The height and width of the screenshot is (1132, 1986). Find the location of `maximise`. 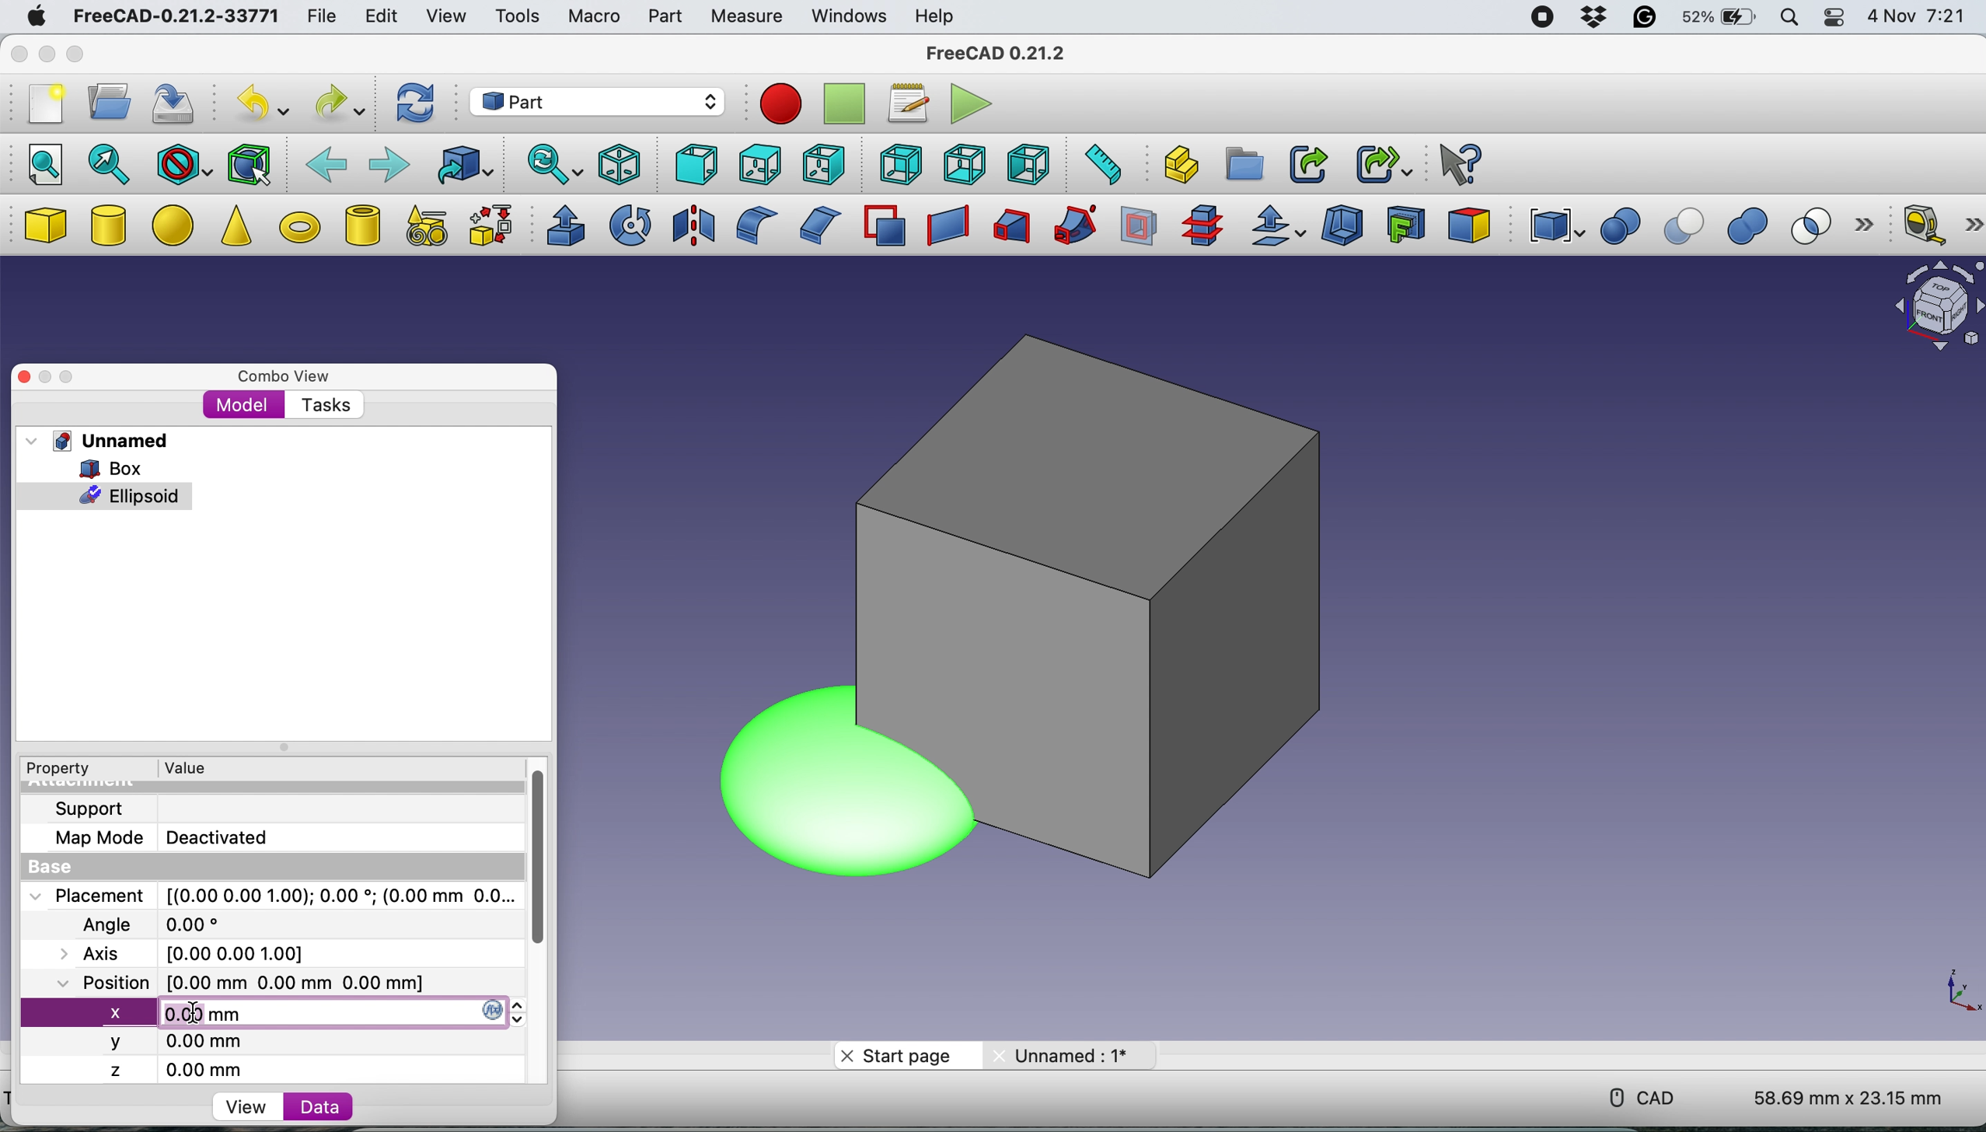

maximise is located at coordinates (75, 55).